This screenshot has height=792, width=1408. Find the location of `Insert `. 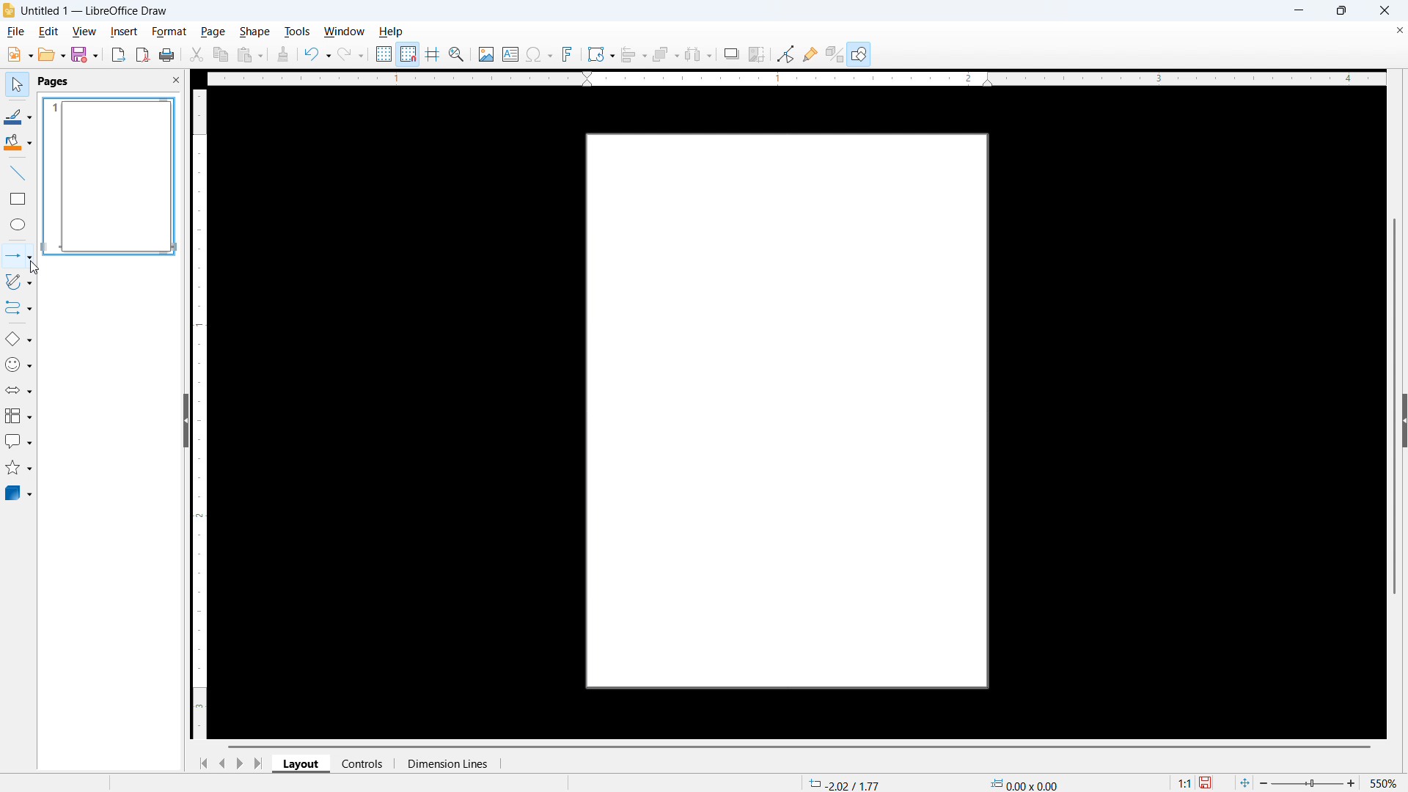

Insert  is located at coordinates (123, 31).